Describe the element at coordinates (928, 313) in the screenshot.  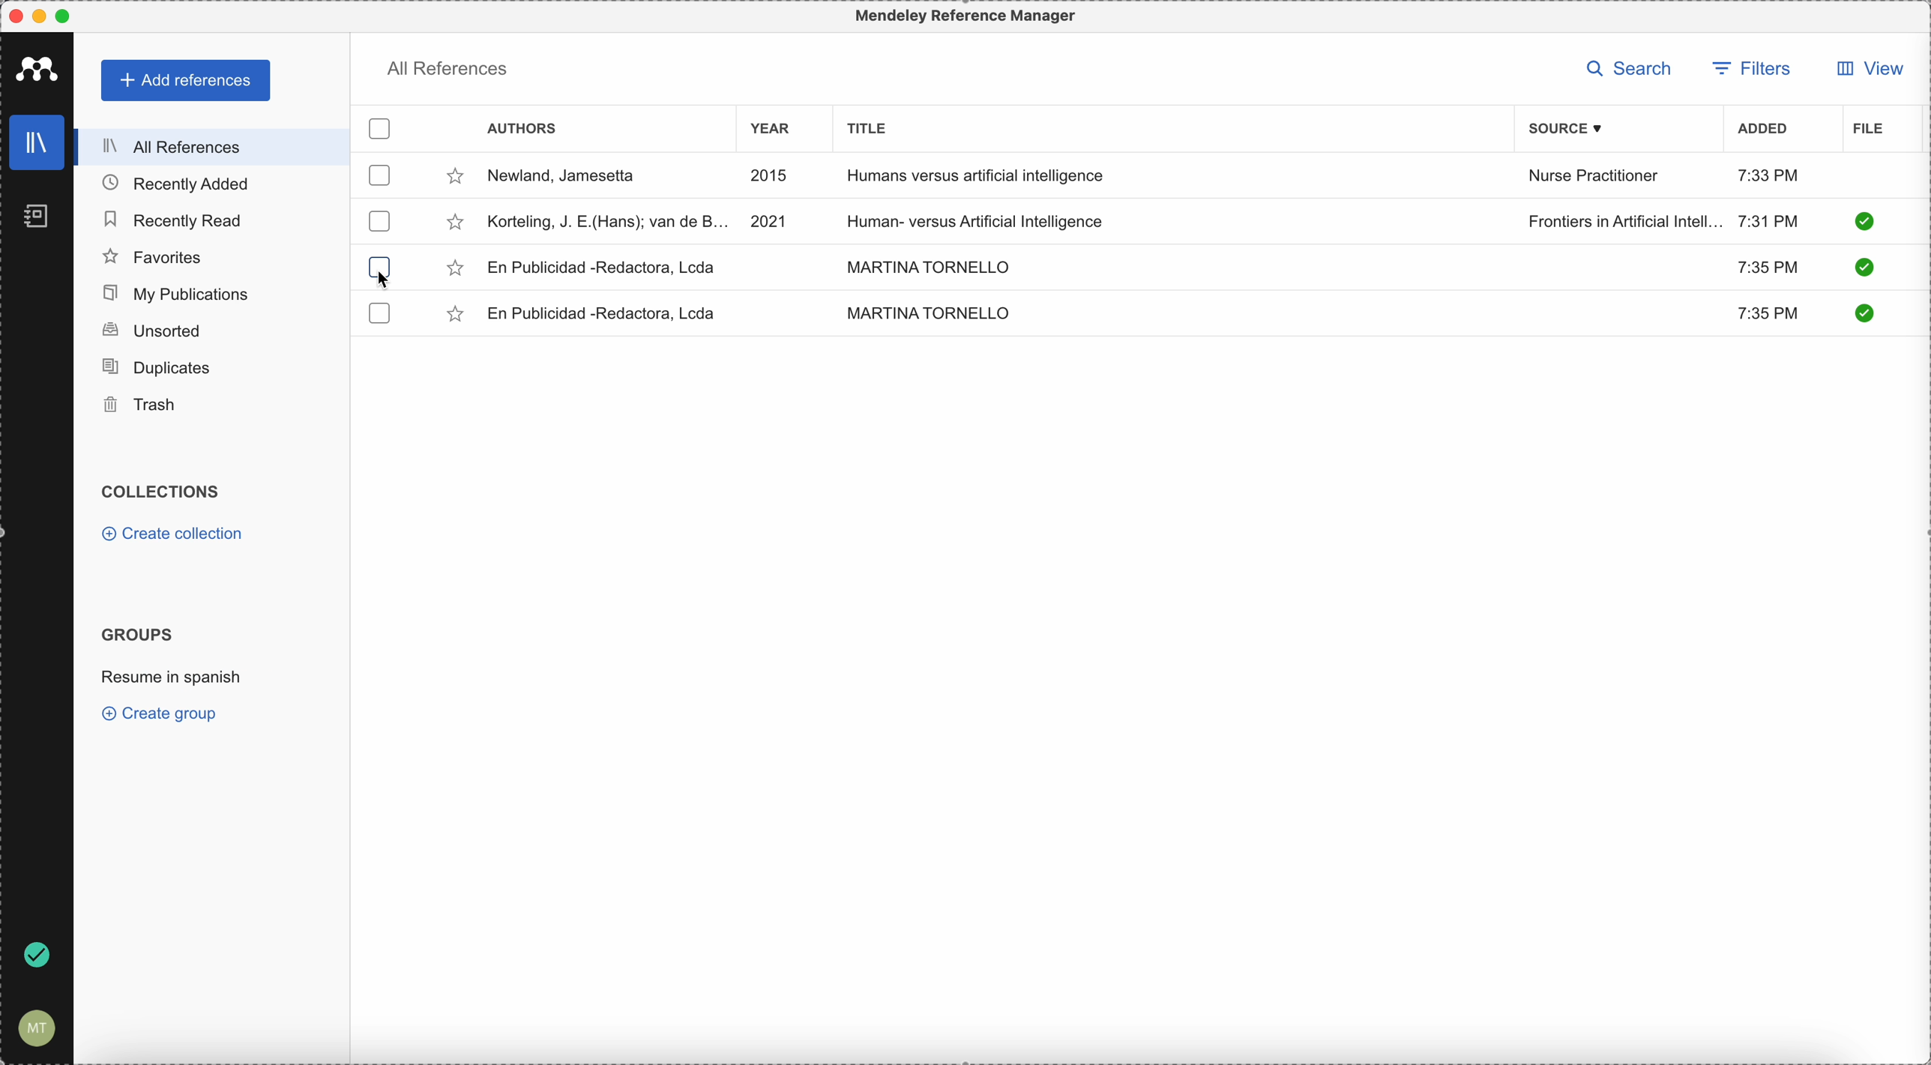
I see `MARTINA TORNELLO` at that location.